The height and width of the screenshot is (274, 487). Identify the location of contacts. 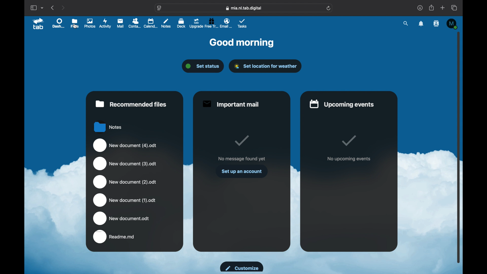
(436, 24).